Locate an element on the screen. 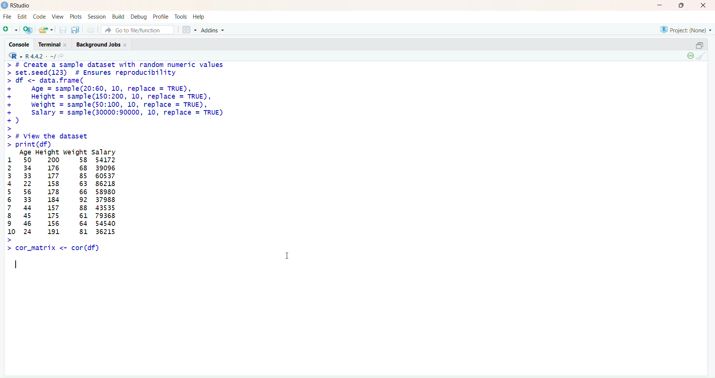  R442/ ~/ is located at coordinates (41, 55).